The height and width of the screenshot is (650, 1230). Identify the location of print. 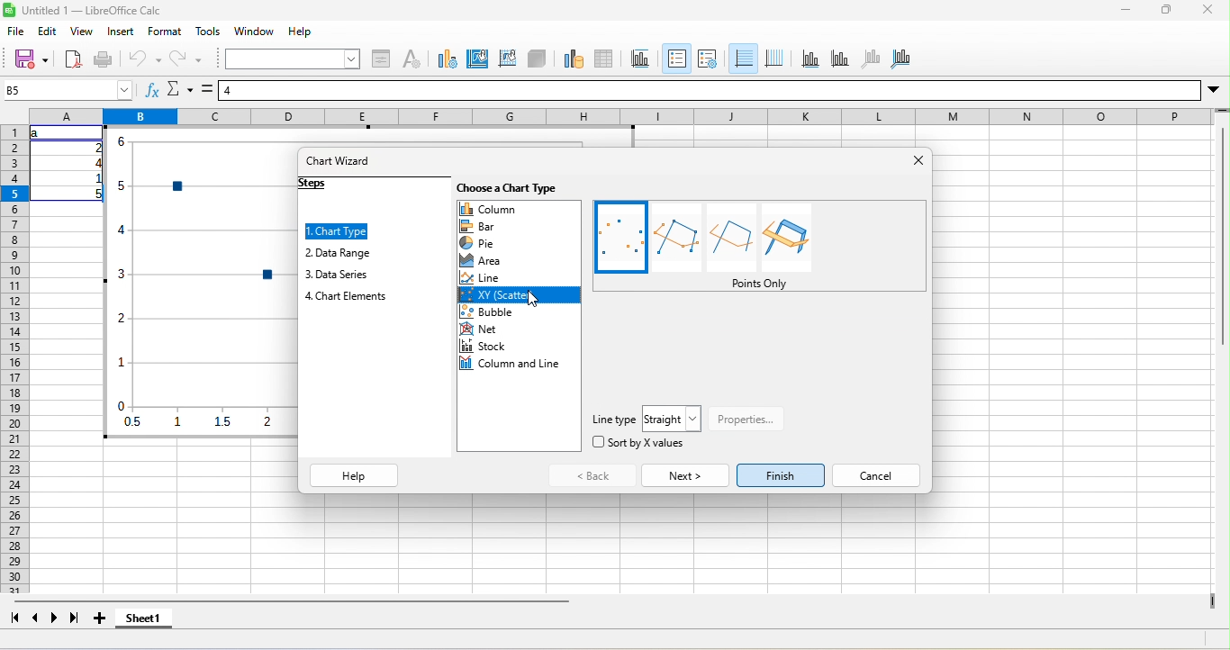
(104, 59).